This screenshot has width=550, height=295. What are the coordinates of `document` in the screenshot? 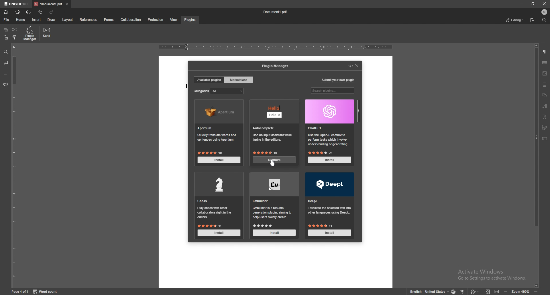 It's located at (378, 150).